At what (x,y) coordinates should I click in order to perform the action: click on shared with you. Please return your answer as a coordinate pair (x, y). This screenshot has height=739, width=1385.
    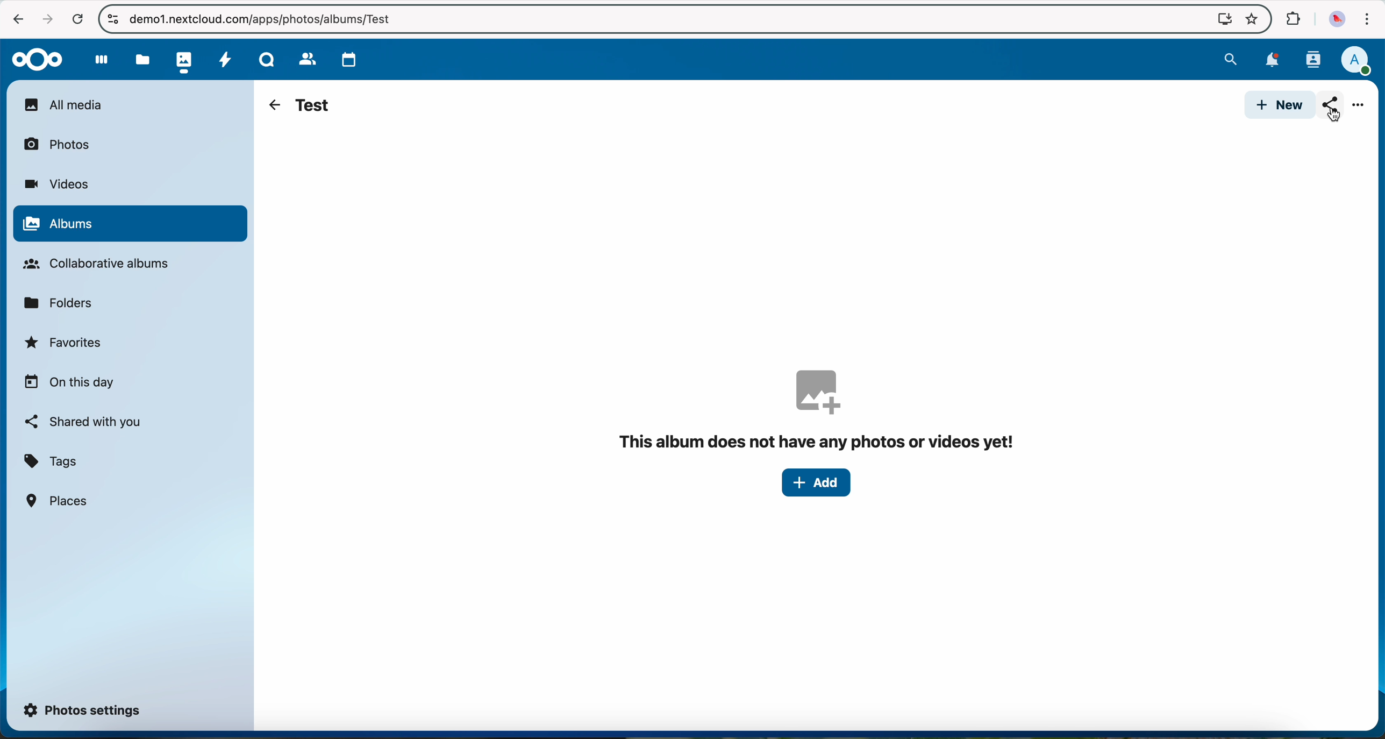
    Looking at the image, I should click on (84, 422).